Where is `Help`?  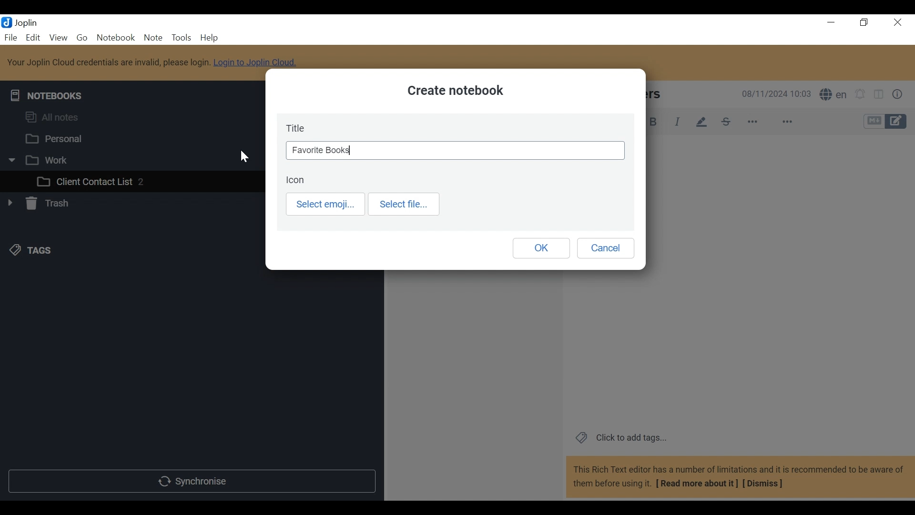
Help is located at coordinates (231, 33).